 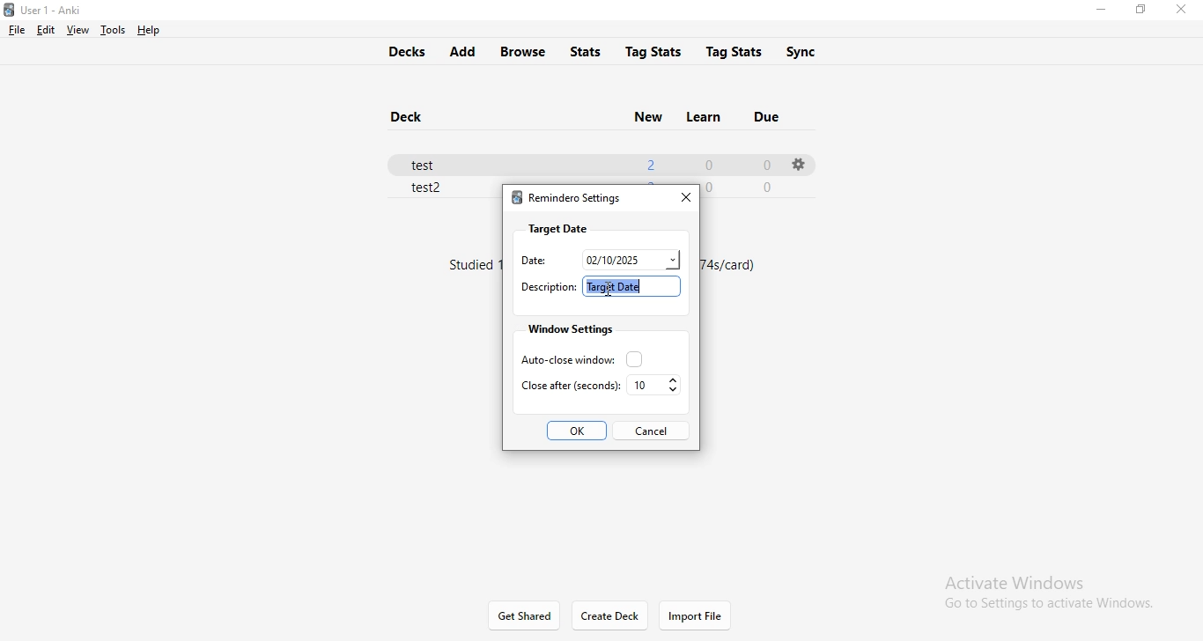 What do you see at coordinates (475, 265) in the screenshot?
I see `text` at bounding box center [475, 265].